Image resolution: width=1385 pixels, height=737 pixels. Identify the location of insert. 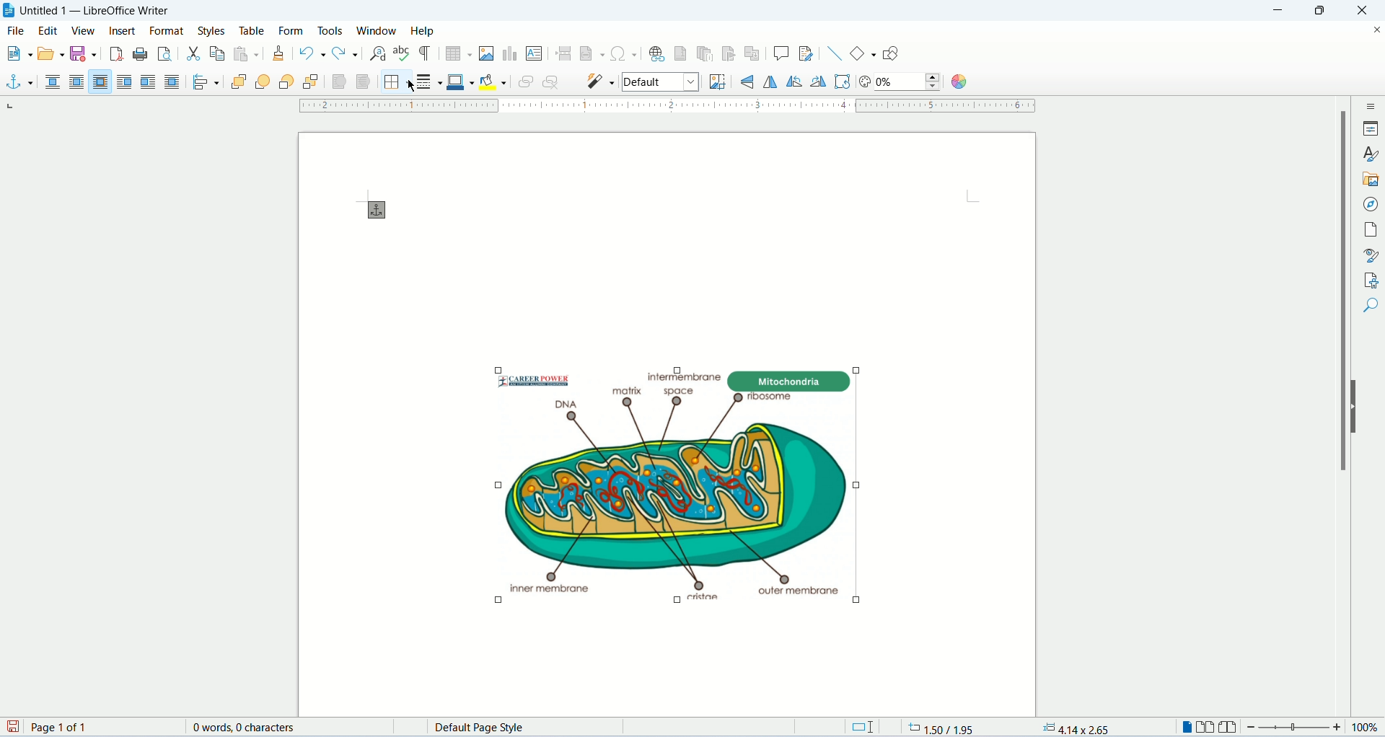
(125, 30).